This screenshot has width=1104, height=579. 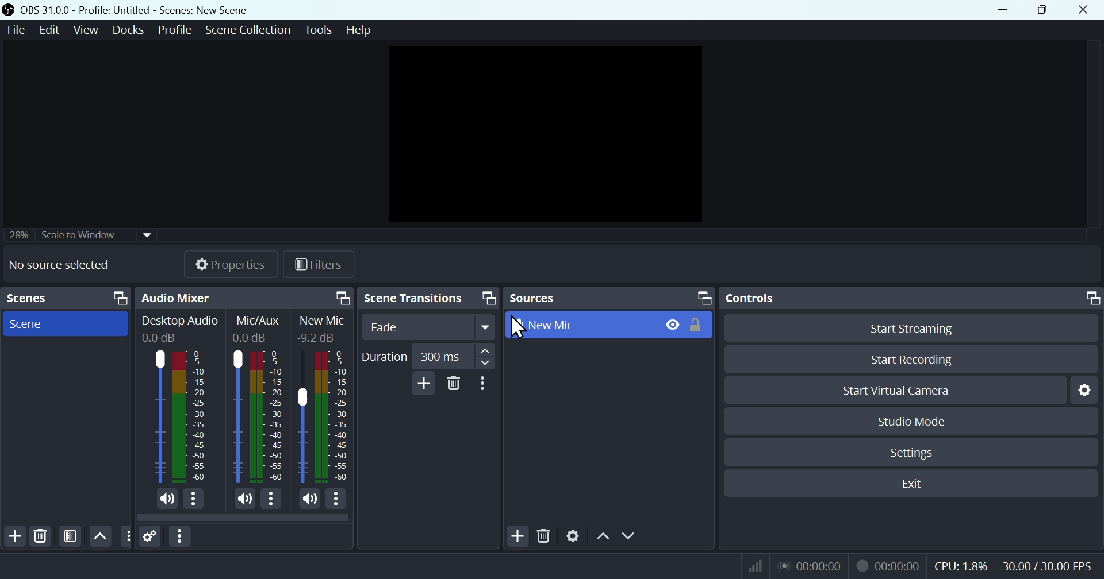 What do you see at coordinates (913, 485) in the screenshot?
I see `Exit` at bounding box center [913, 485].